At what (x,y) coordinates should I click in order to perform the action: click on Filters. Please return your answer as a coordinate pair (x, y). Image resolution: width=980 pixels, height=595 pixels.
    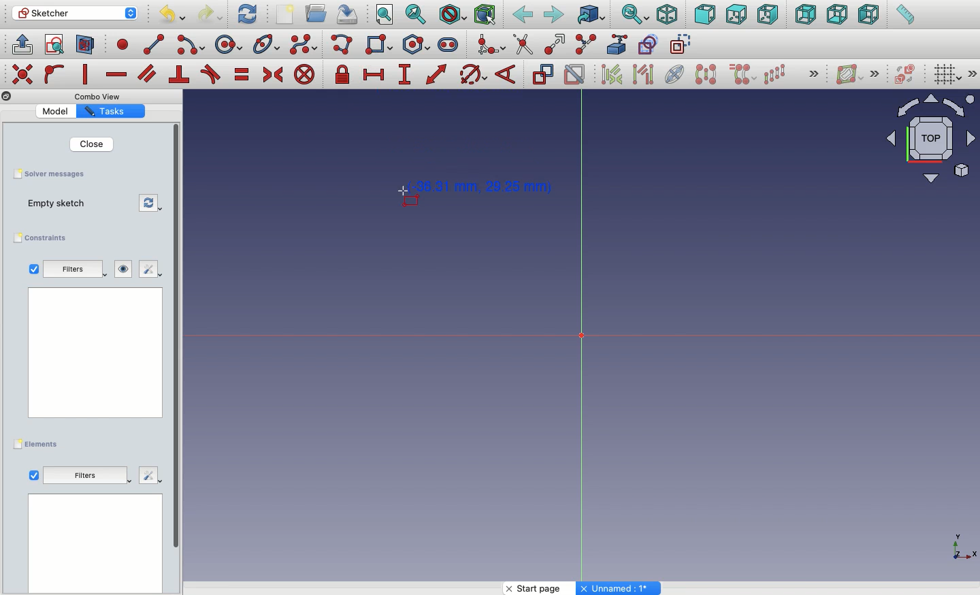
    Looking at the image, I should click on (84, 475).